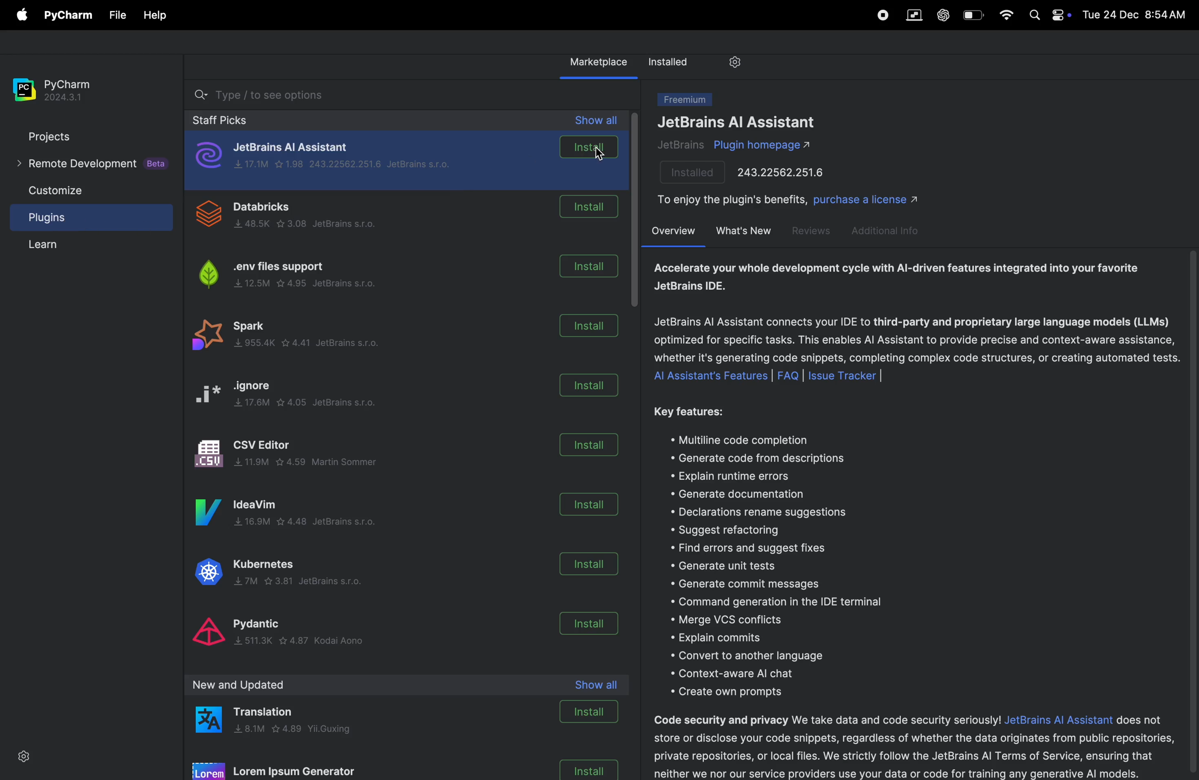 Image resolution: width=1199 pixels, height=780 pixels. What do you see at coordinates (241, 683) in the screenshot?
I see `new and upload` at bounding box center [241, 683].